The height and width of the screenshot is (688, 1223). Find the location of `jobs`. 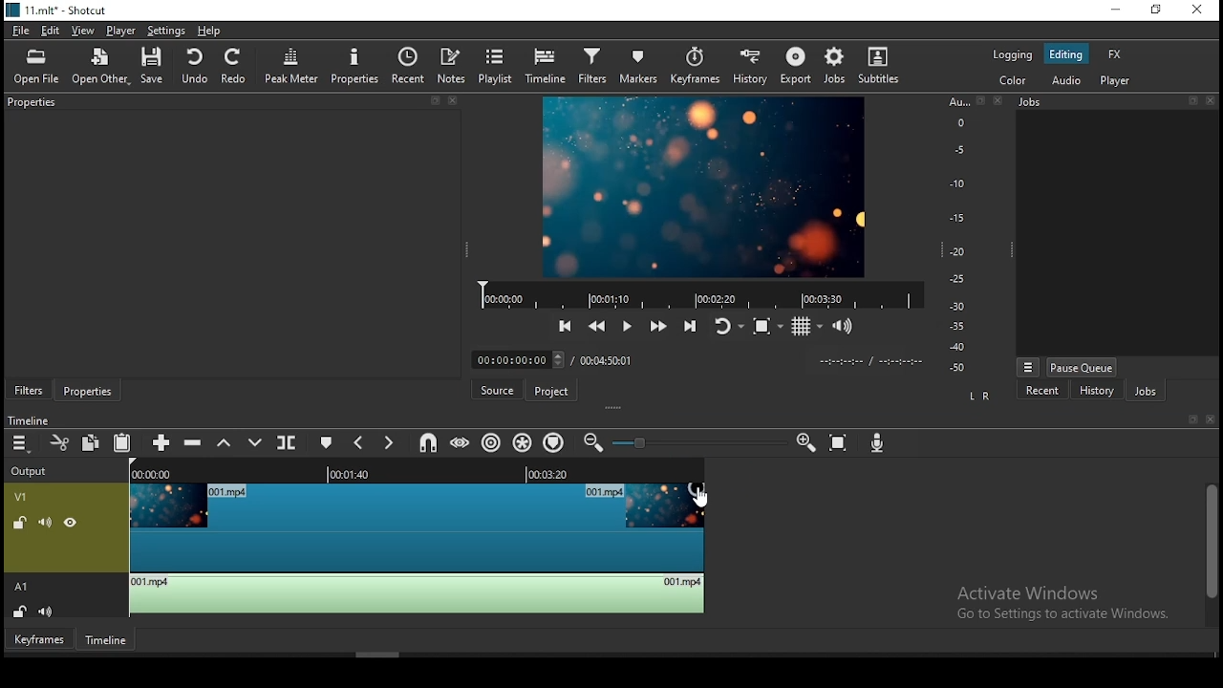

jobs is located at coordinates (1143, 393).